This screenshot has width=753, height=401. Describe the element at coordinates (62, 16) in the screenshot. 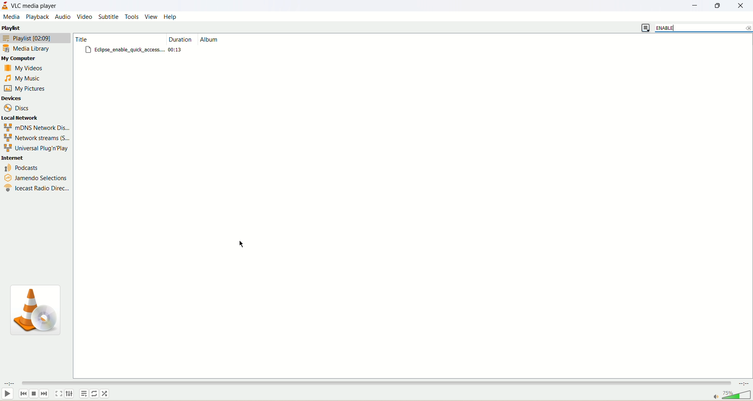

I see `audio` at that location.